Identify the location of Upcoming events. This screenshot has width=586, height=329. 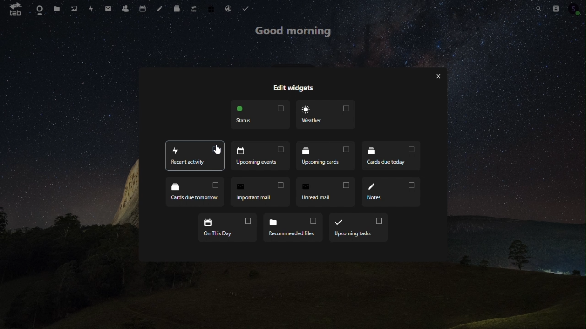
(195, 157).